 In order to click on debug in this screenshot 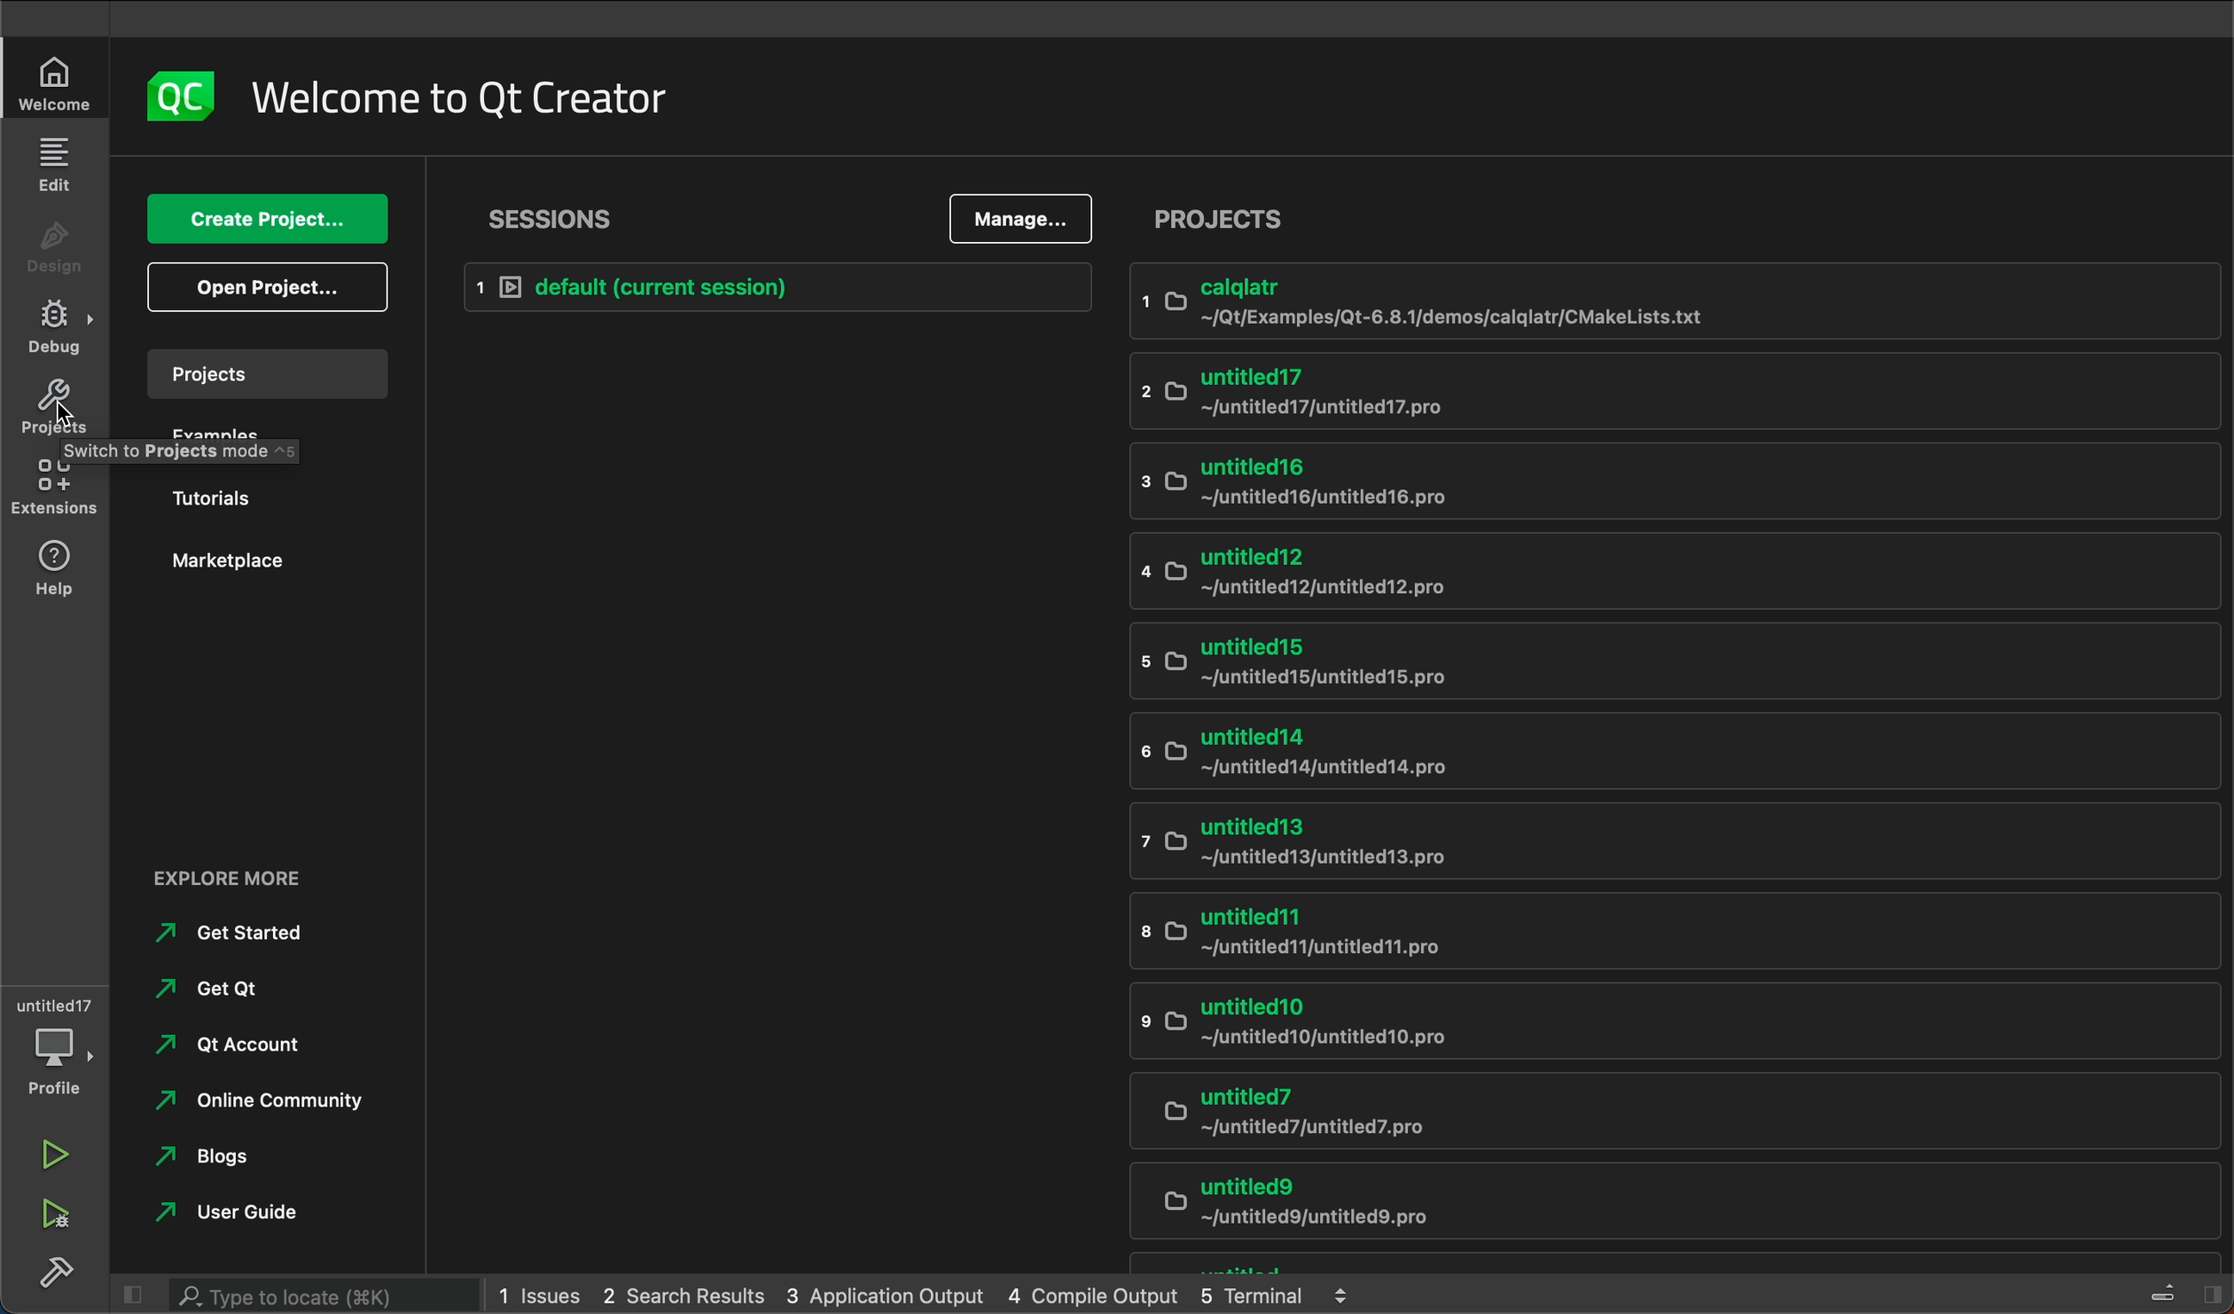, I will do `click(57, 331)`.